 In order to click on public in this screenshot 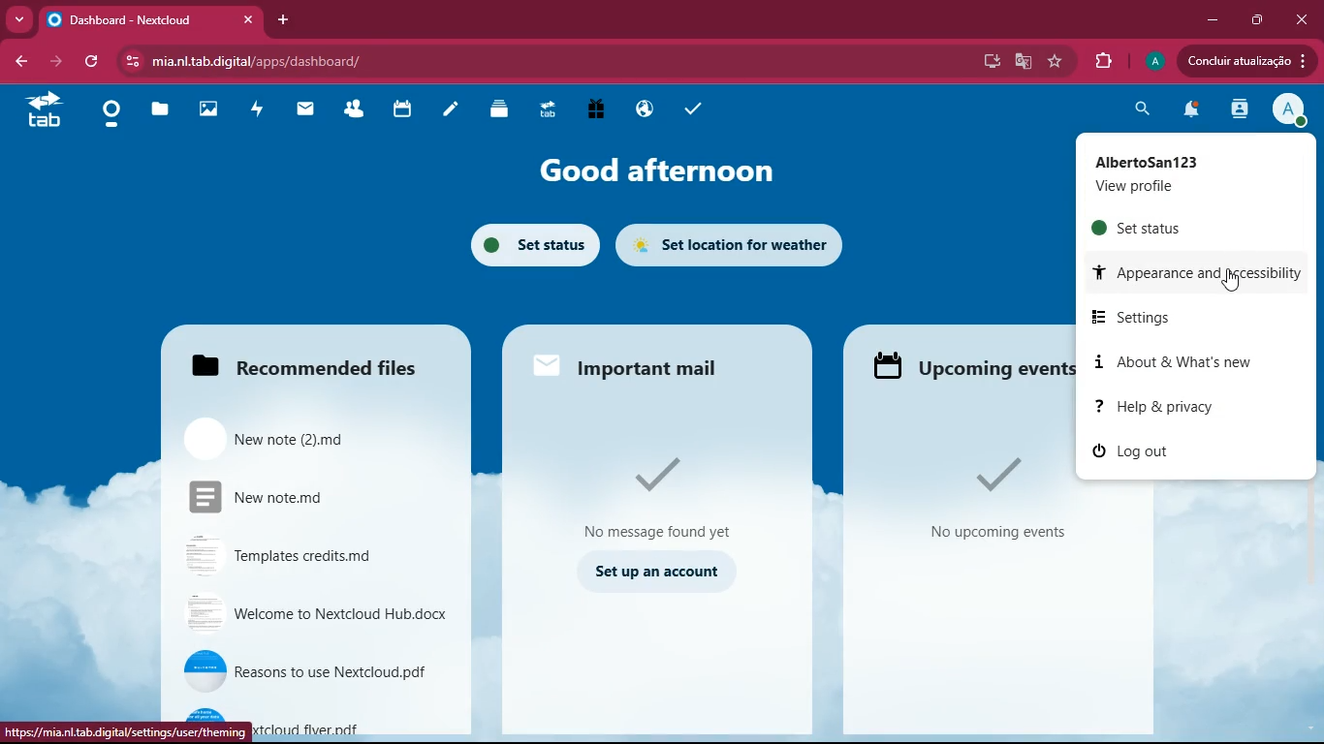, I will do `click(645, 107)`.